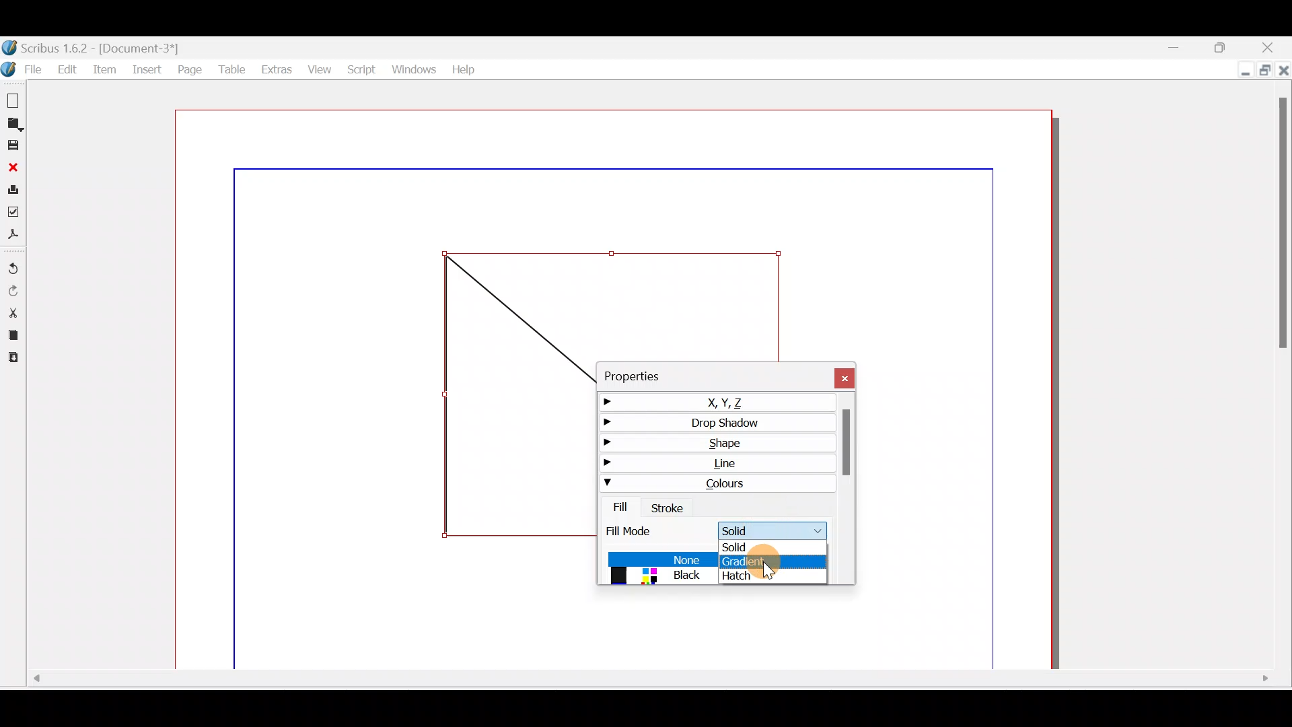  Describe the element at coordinates (775, 547) in the screenshot. I see `Solid` at that location.